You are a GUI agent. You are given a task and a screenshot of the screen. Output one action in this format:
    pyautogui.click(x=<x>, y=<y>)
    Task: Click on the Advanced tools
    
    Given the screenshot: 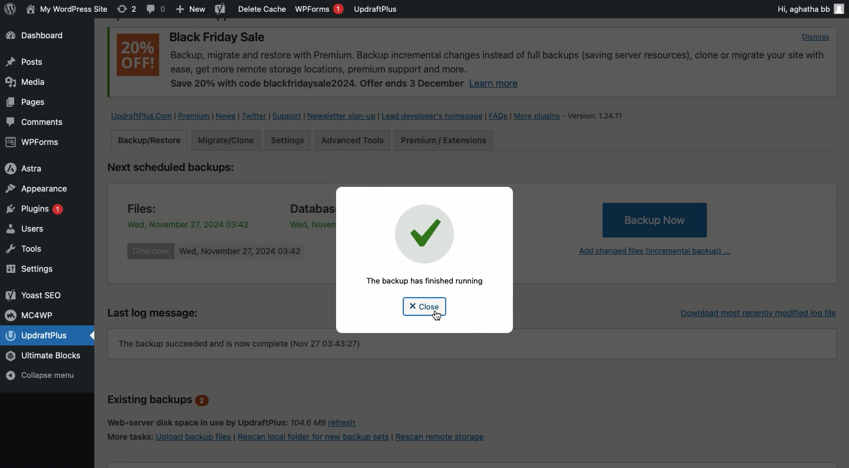 What is the action you would take?
    pyautogui.click(x=351, y=140)
    